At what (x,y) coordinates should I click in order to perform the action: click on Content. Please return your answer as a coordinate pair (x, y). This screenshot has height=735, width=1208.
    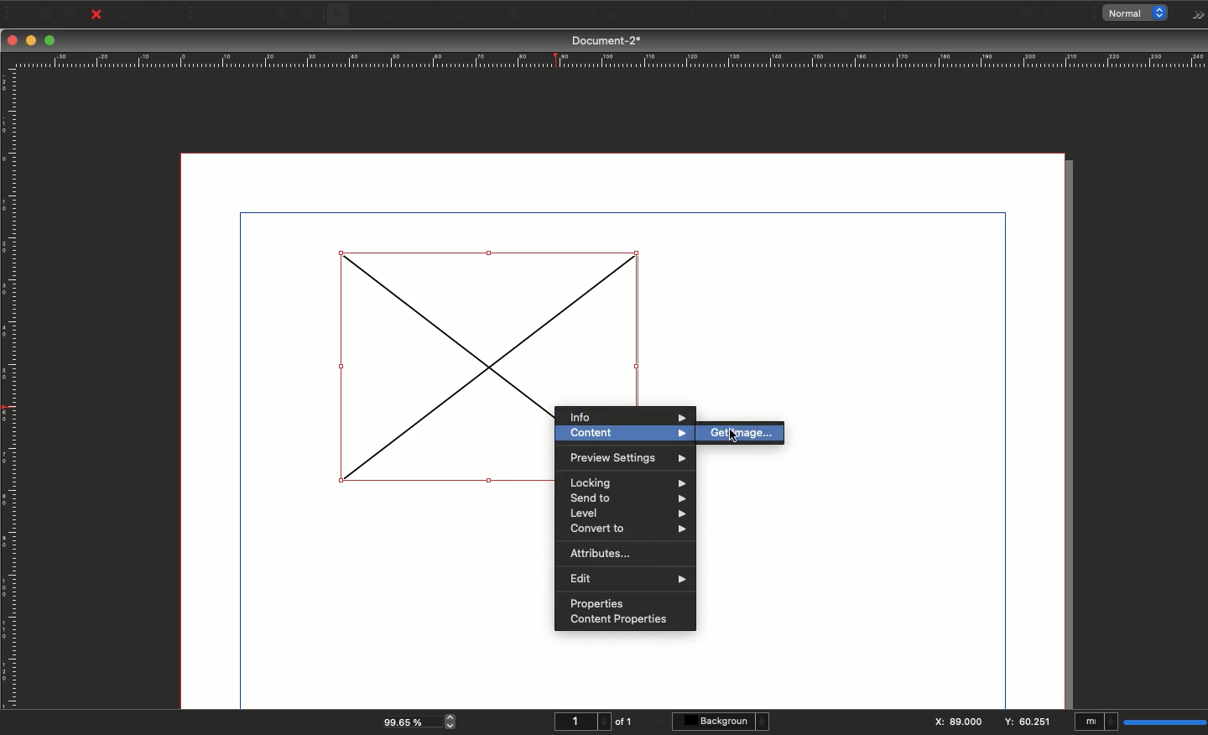
    Looking at the image, I should click on (624, 435).